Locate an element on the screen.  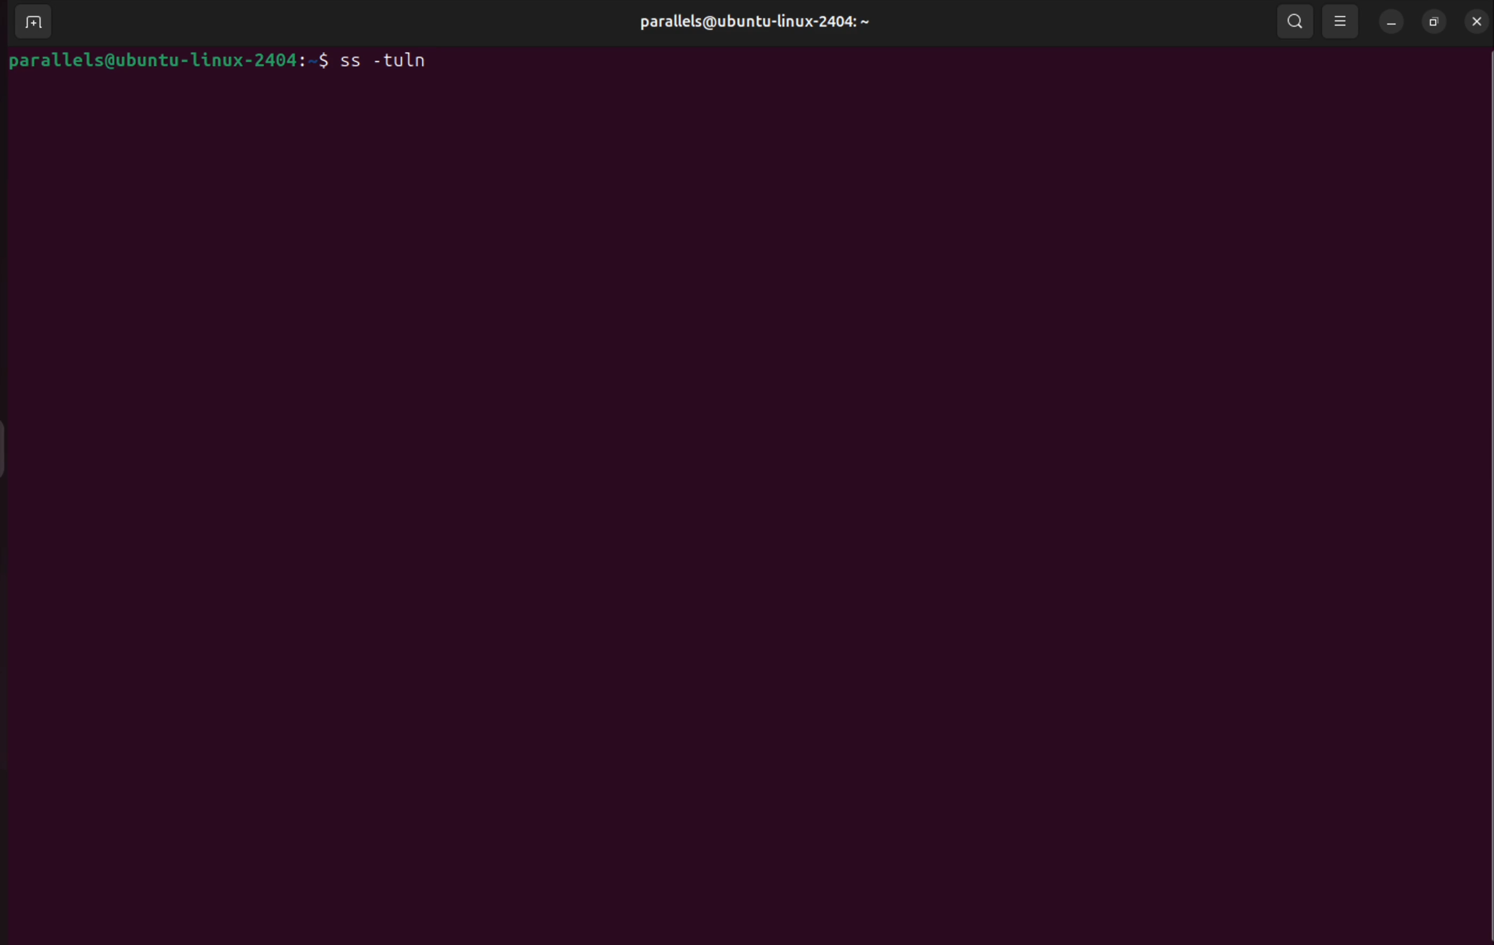
close is located at coordinates (1477, 21).